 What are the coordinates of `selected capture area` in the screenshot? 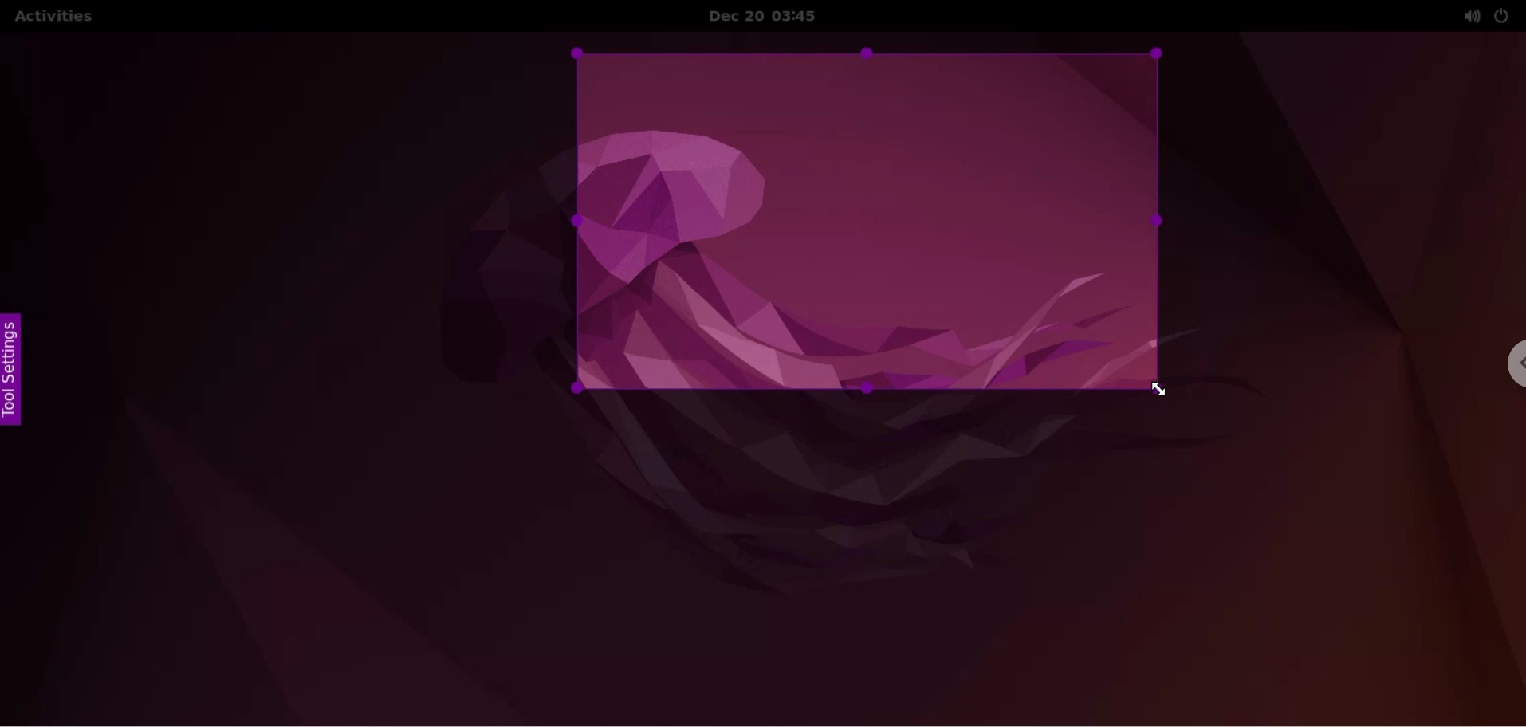 It's located at (867, 220).